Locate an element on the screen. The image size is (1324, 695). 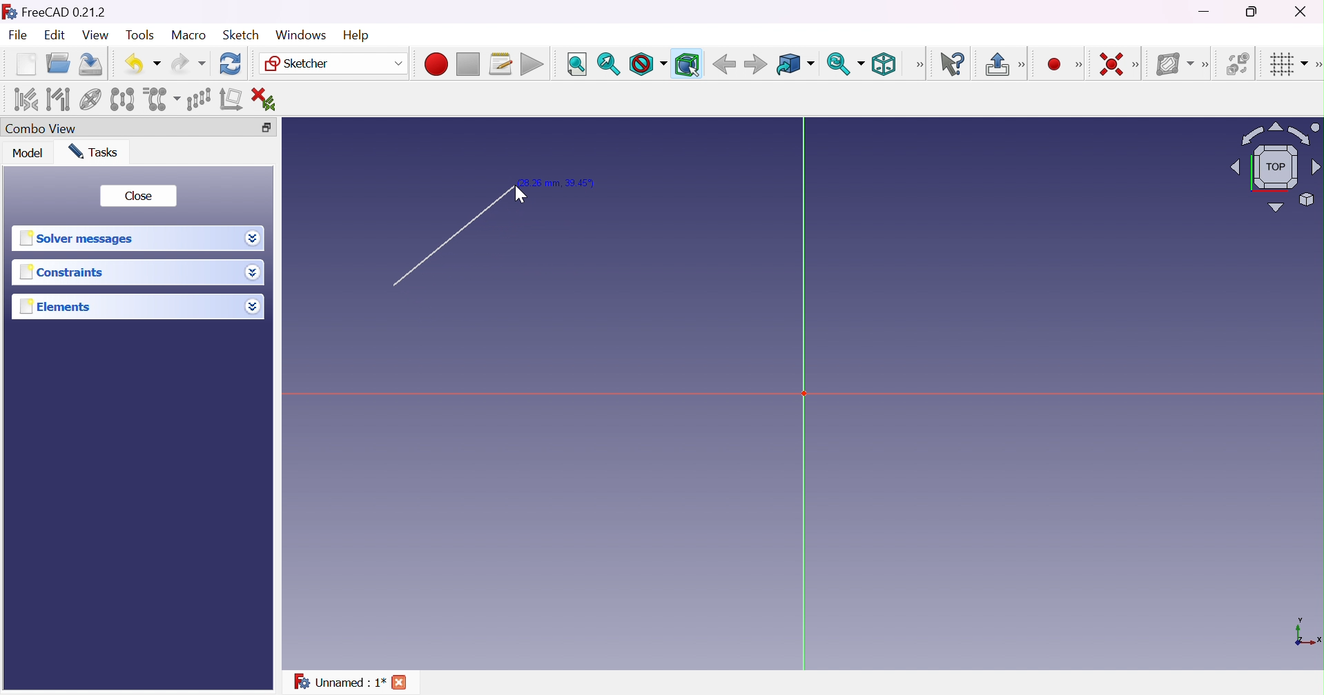
 is located at coordinates (996, 64).